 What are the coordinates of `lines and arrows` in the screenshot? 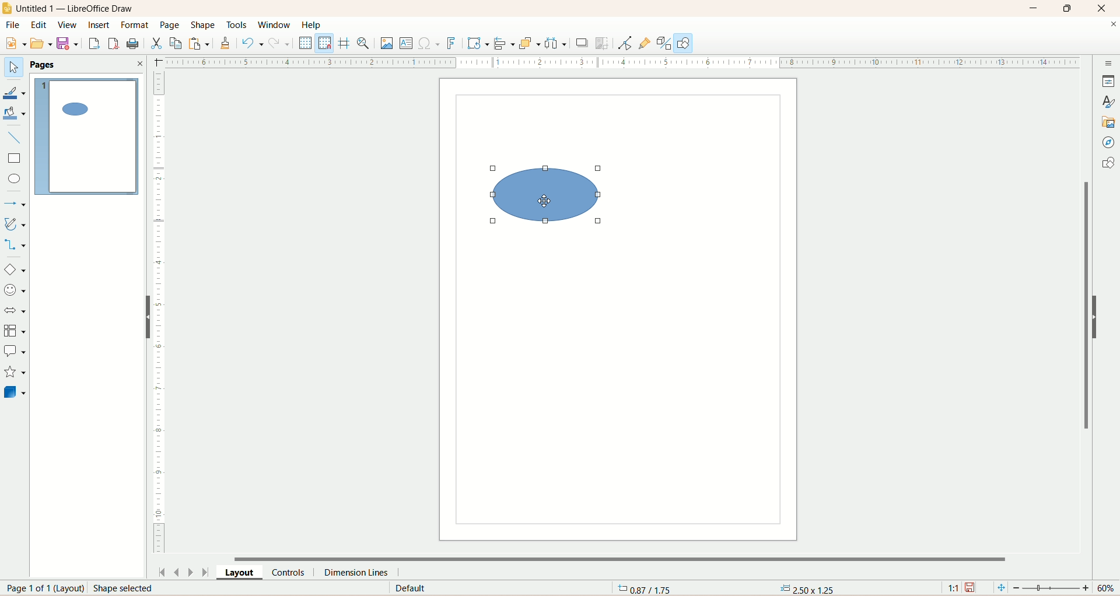 It's located at (15, 204).